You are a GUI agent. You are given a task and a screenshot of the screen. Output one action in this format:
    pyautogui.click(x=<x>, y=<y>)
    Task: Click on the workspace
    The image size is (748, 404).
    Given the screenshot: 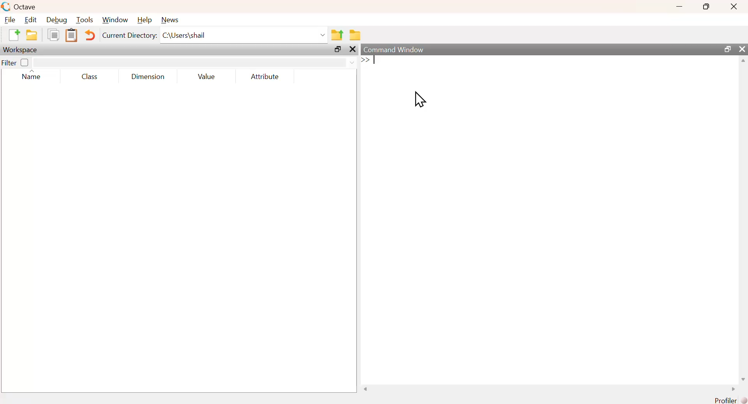 What is the action you would take?
    pyautogui.click(x=21, y=50)
    